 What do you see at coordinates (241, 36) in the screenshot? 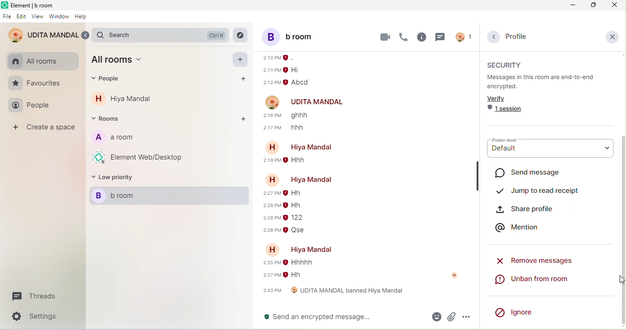
I see `explore` at bounding box center [241, 36].